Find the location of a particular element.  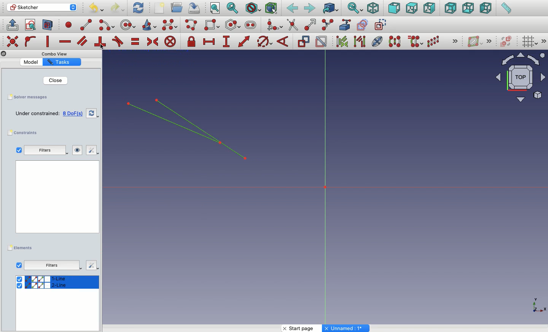

 is located at coordinates (92, 266).